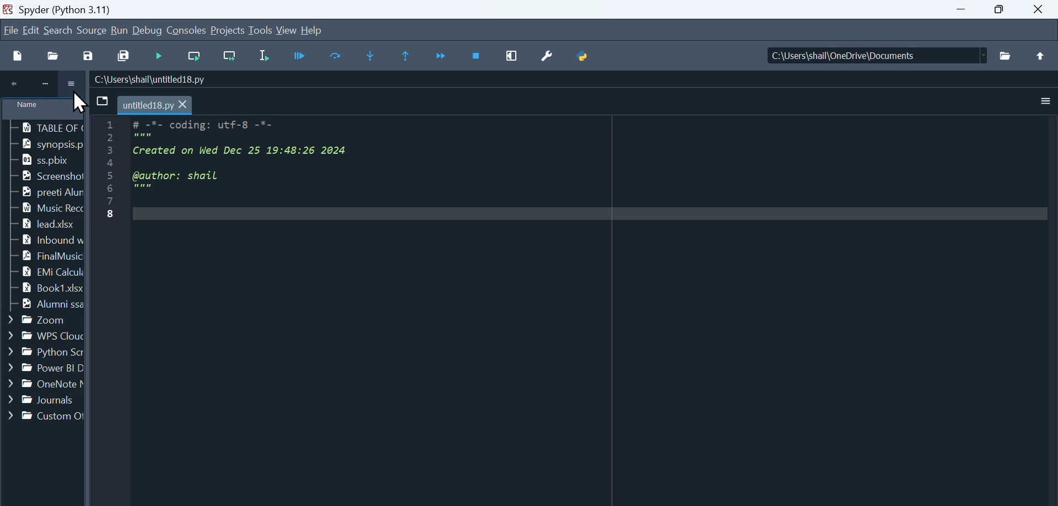 The image size is (1058, 506). Describe the element at coordinates (867, 57) in the screenshot. I see `c:/users/shail/onedrive/document` at that location.